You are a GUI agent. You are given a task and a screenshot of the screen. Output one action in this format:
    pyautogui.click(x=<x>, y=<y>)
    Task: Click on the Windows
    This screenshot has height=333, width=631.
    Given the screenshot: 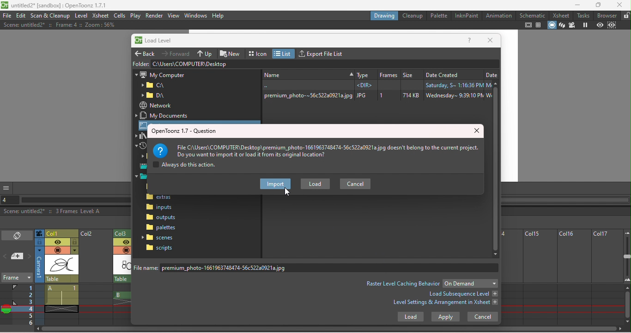 What is the action you would take?
    pyautogui.click(x=196, y=15)
    